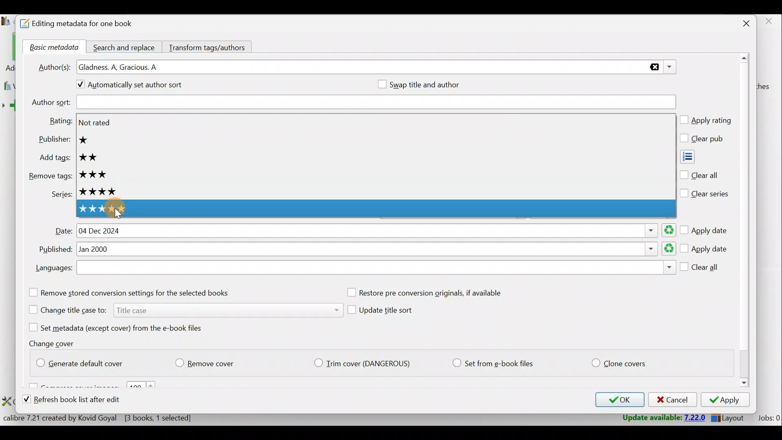 The height and width of the screenshot is (440, 782). I want to click on Editing metadata for one book, so click(86, 24).